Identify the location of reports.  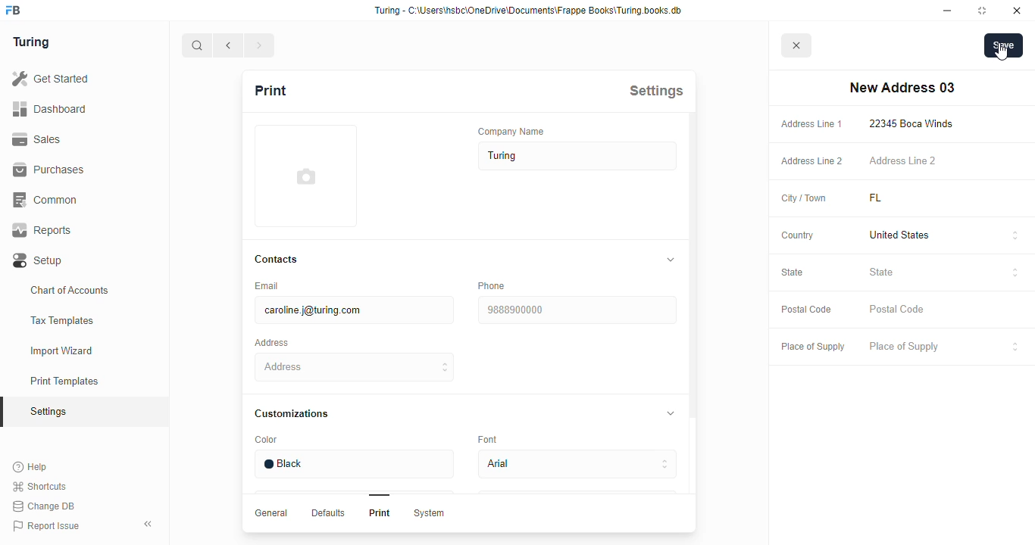
(42, 230).